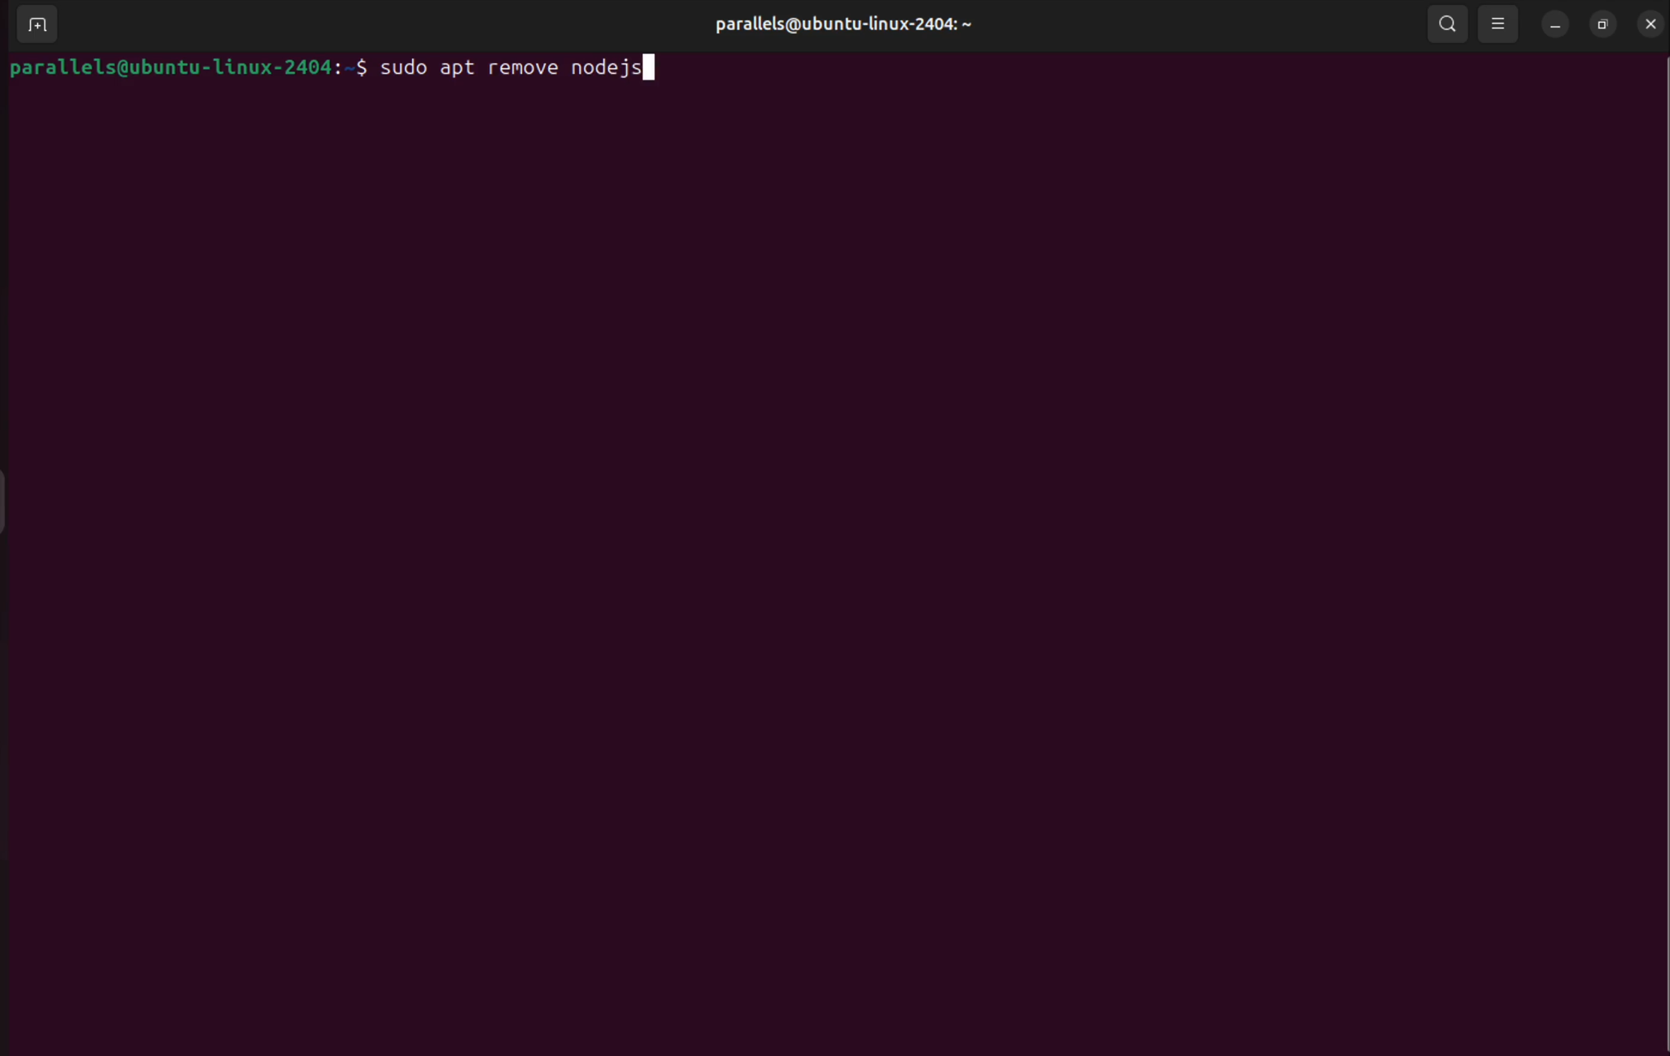  I want to click on parallels@ubuntu-linux-2404: $, so click(188, 68).